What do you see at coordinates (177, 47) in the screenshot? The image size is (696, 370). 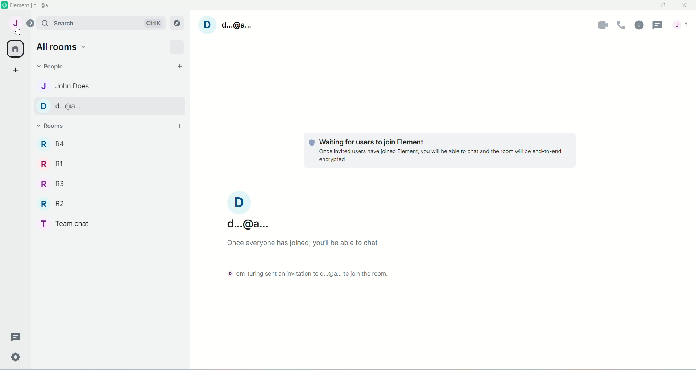 I see `Add` at bounding box center [177, 47].